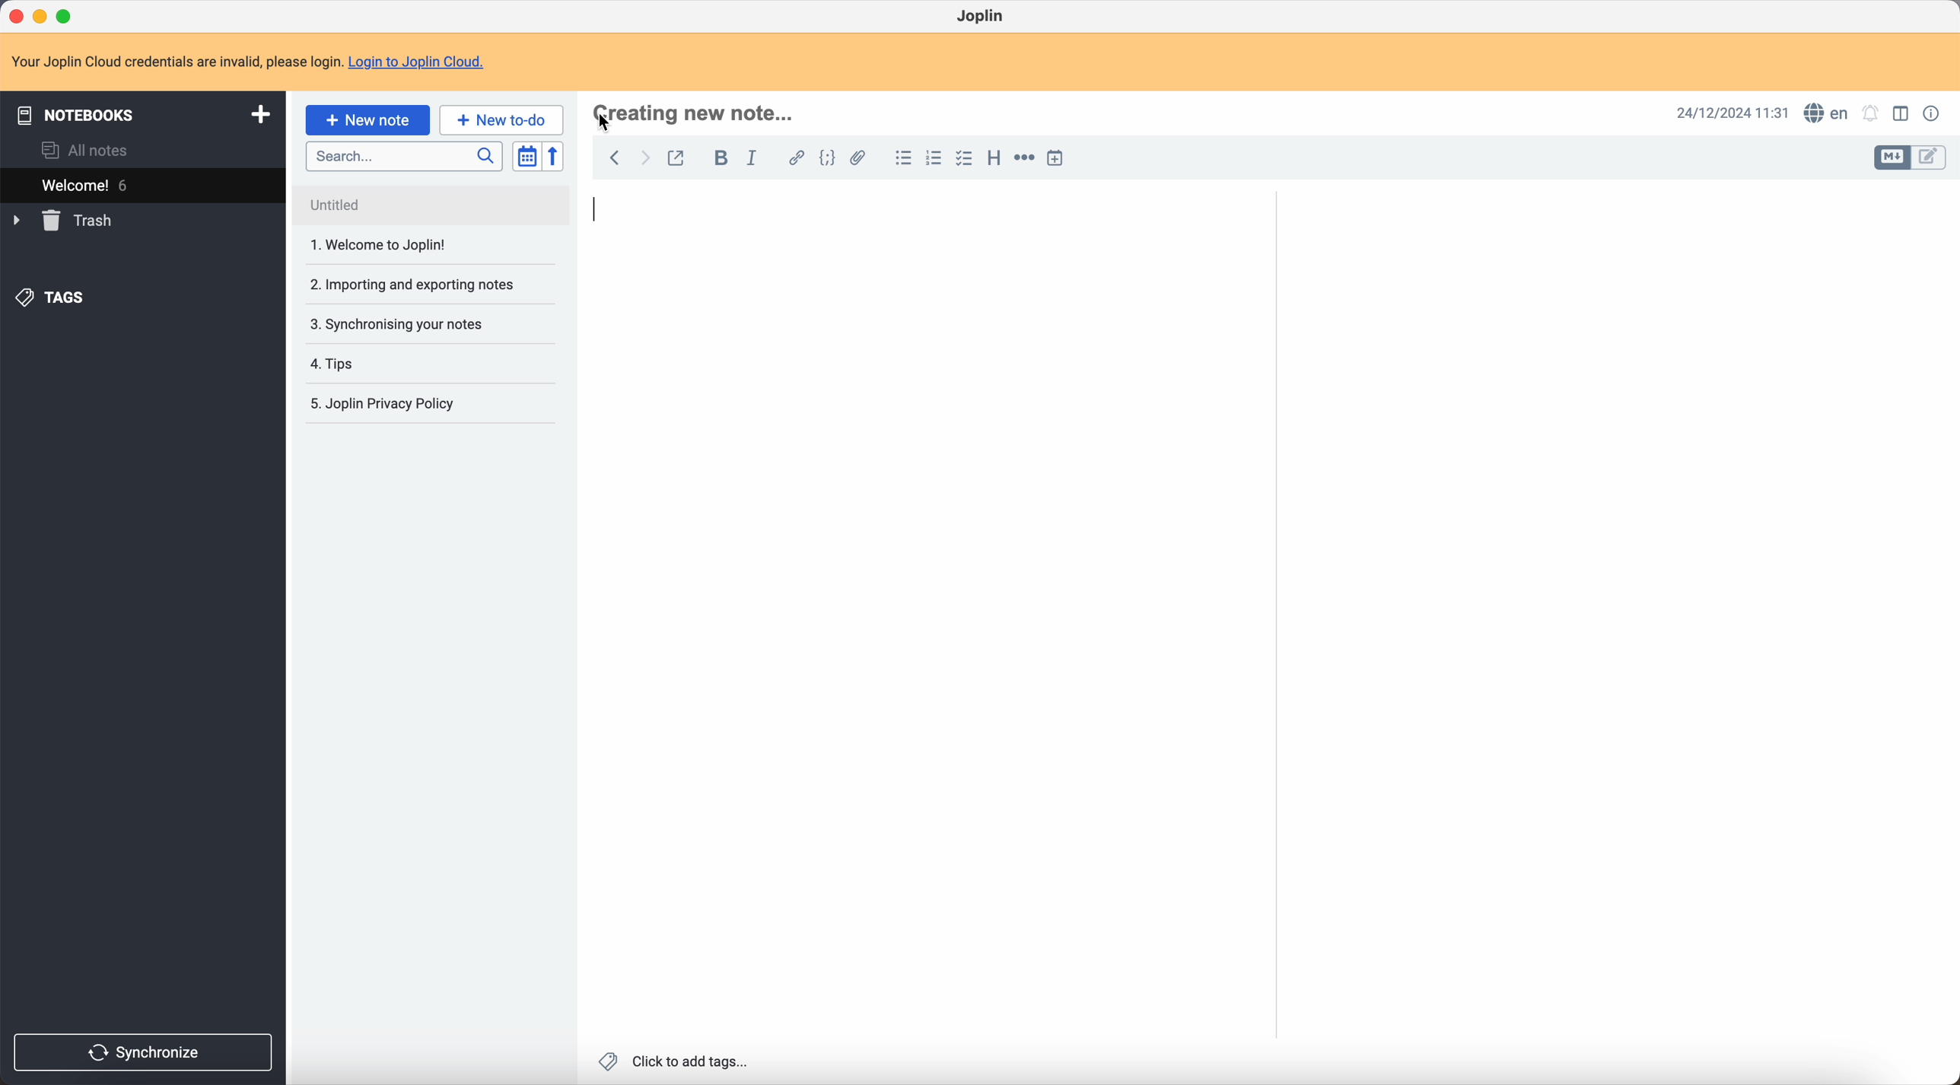 The image size is (1960, 1085). I want to click on new to-do, so click(501, 119).